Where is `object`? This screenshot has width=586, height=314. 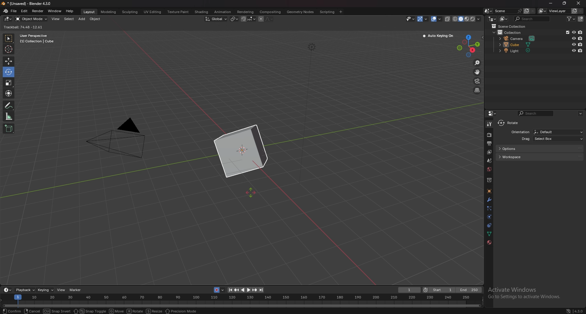
object is located at coordinates (96, 19).